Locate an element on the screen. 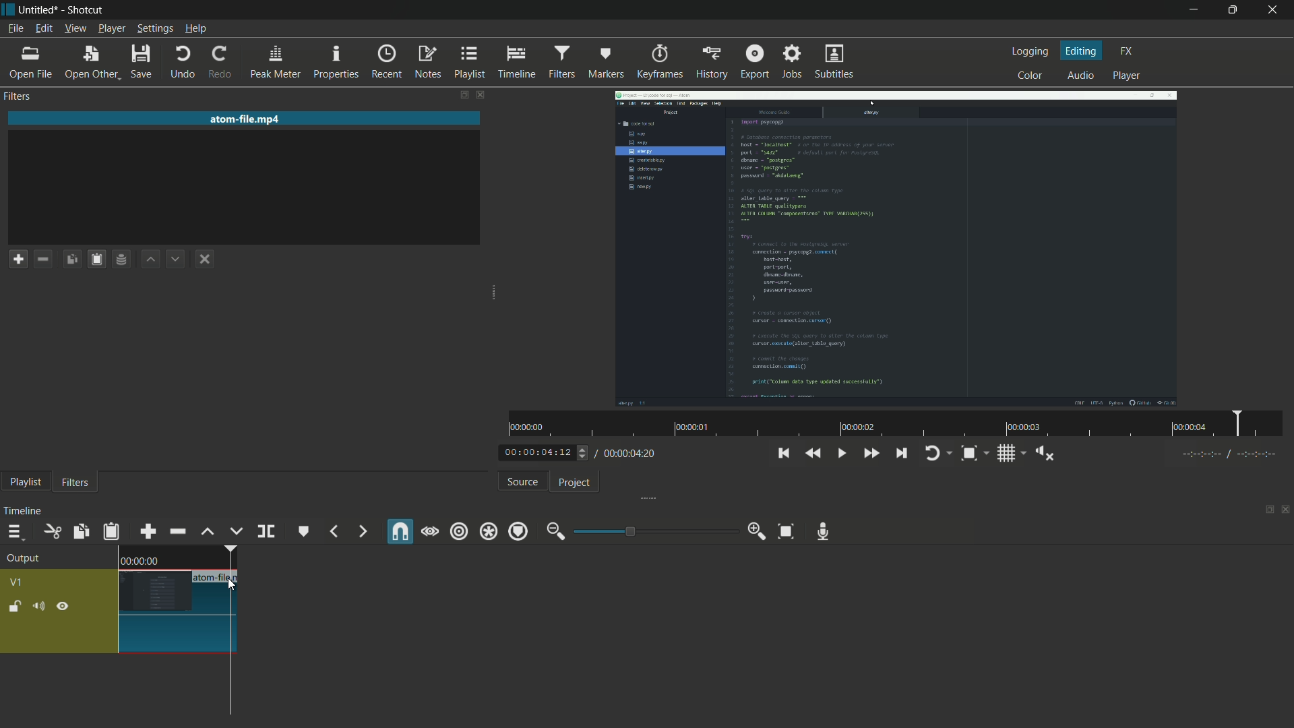 The width and height of the screenshot is (1294, 728). view menu is located at coordinates (75, 29).